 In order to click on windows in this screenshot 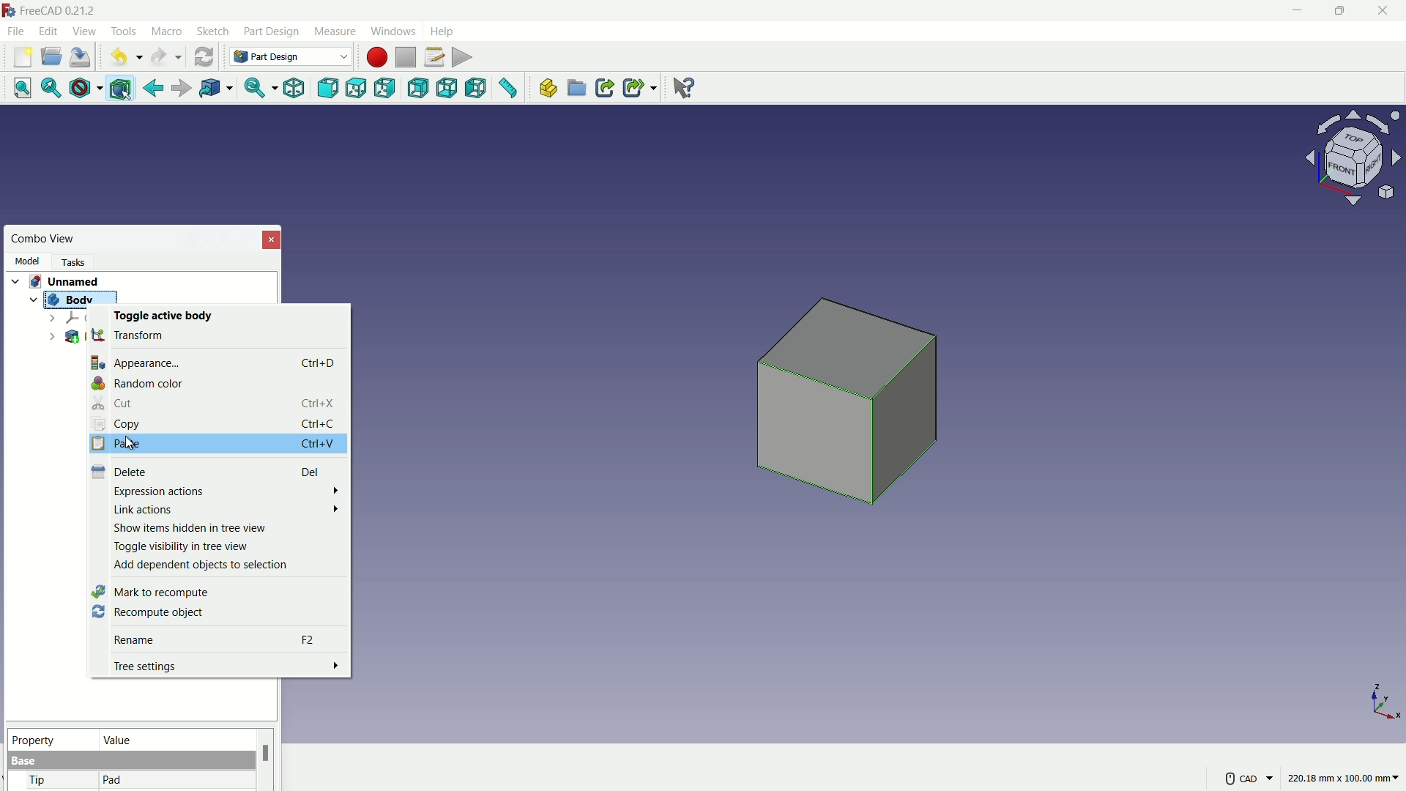, I will do `click(392, 31)`.